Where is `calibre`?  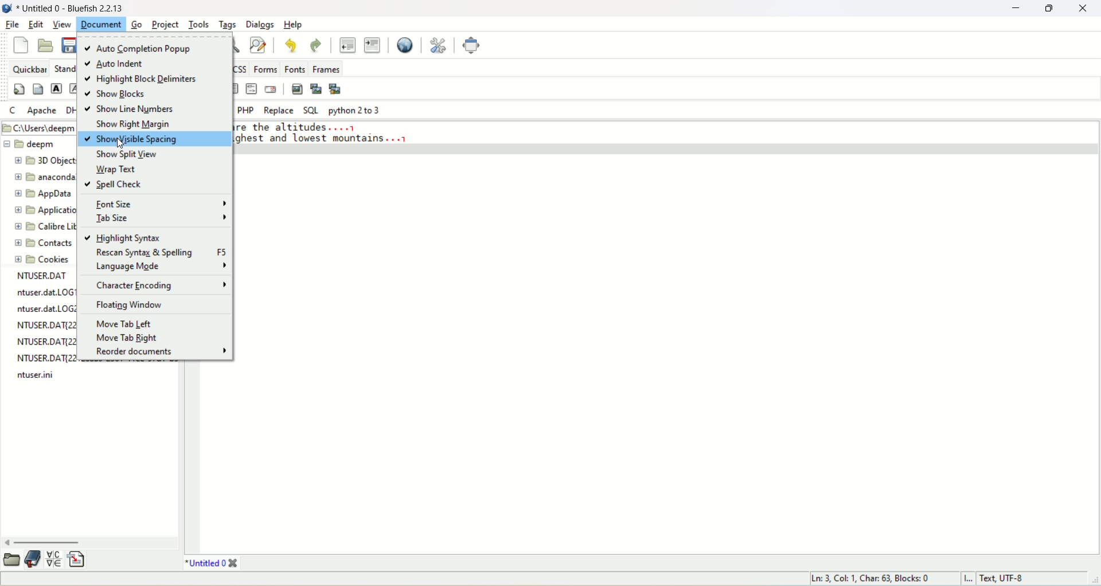 calibre is located at coordinates (42, 228).